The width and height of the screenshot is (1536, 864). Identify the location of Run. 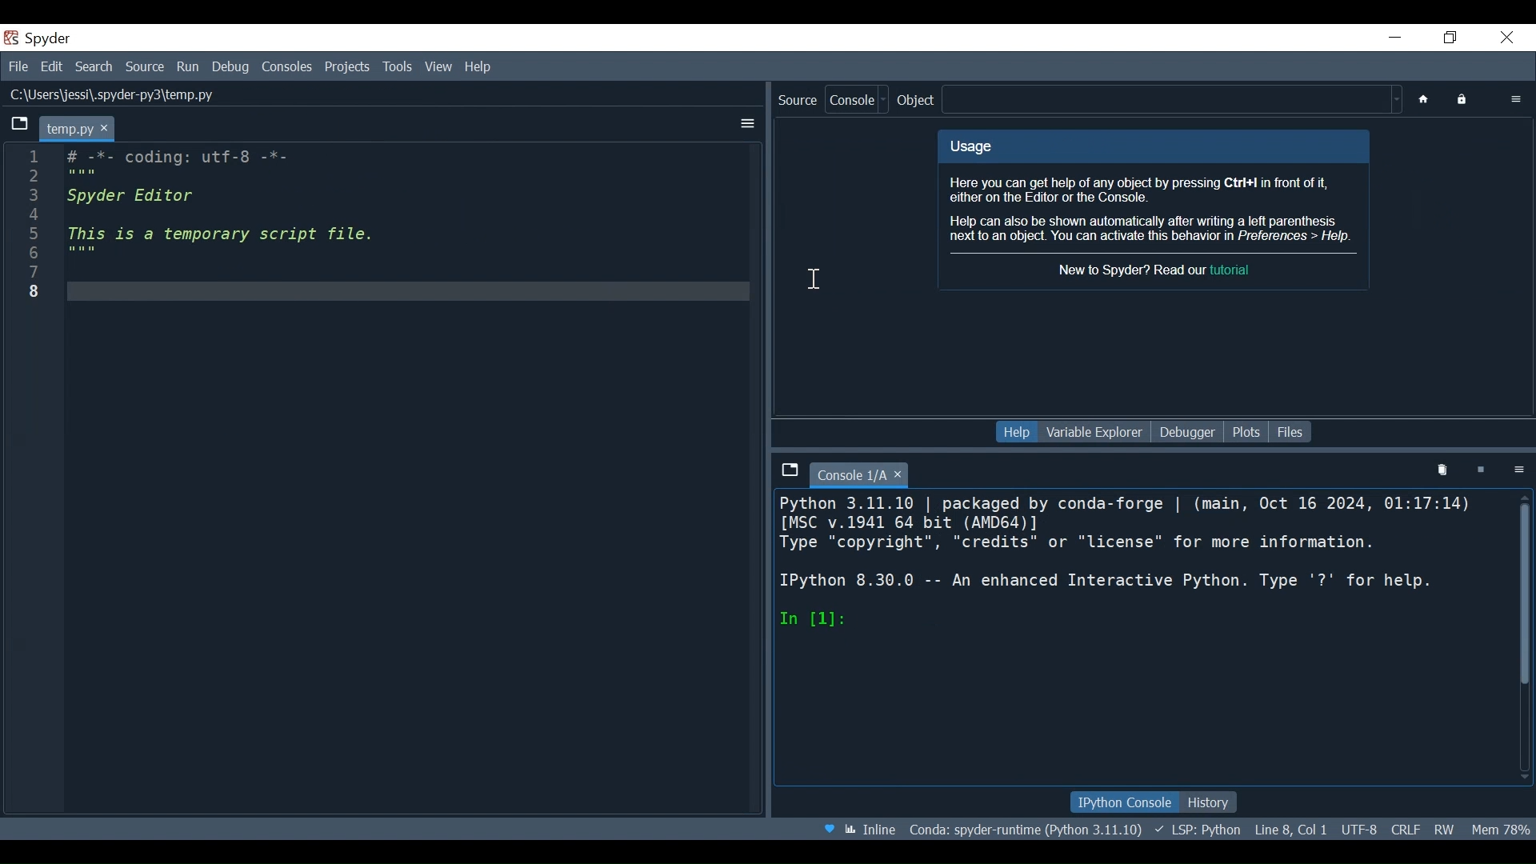
(189, 66).